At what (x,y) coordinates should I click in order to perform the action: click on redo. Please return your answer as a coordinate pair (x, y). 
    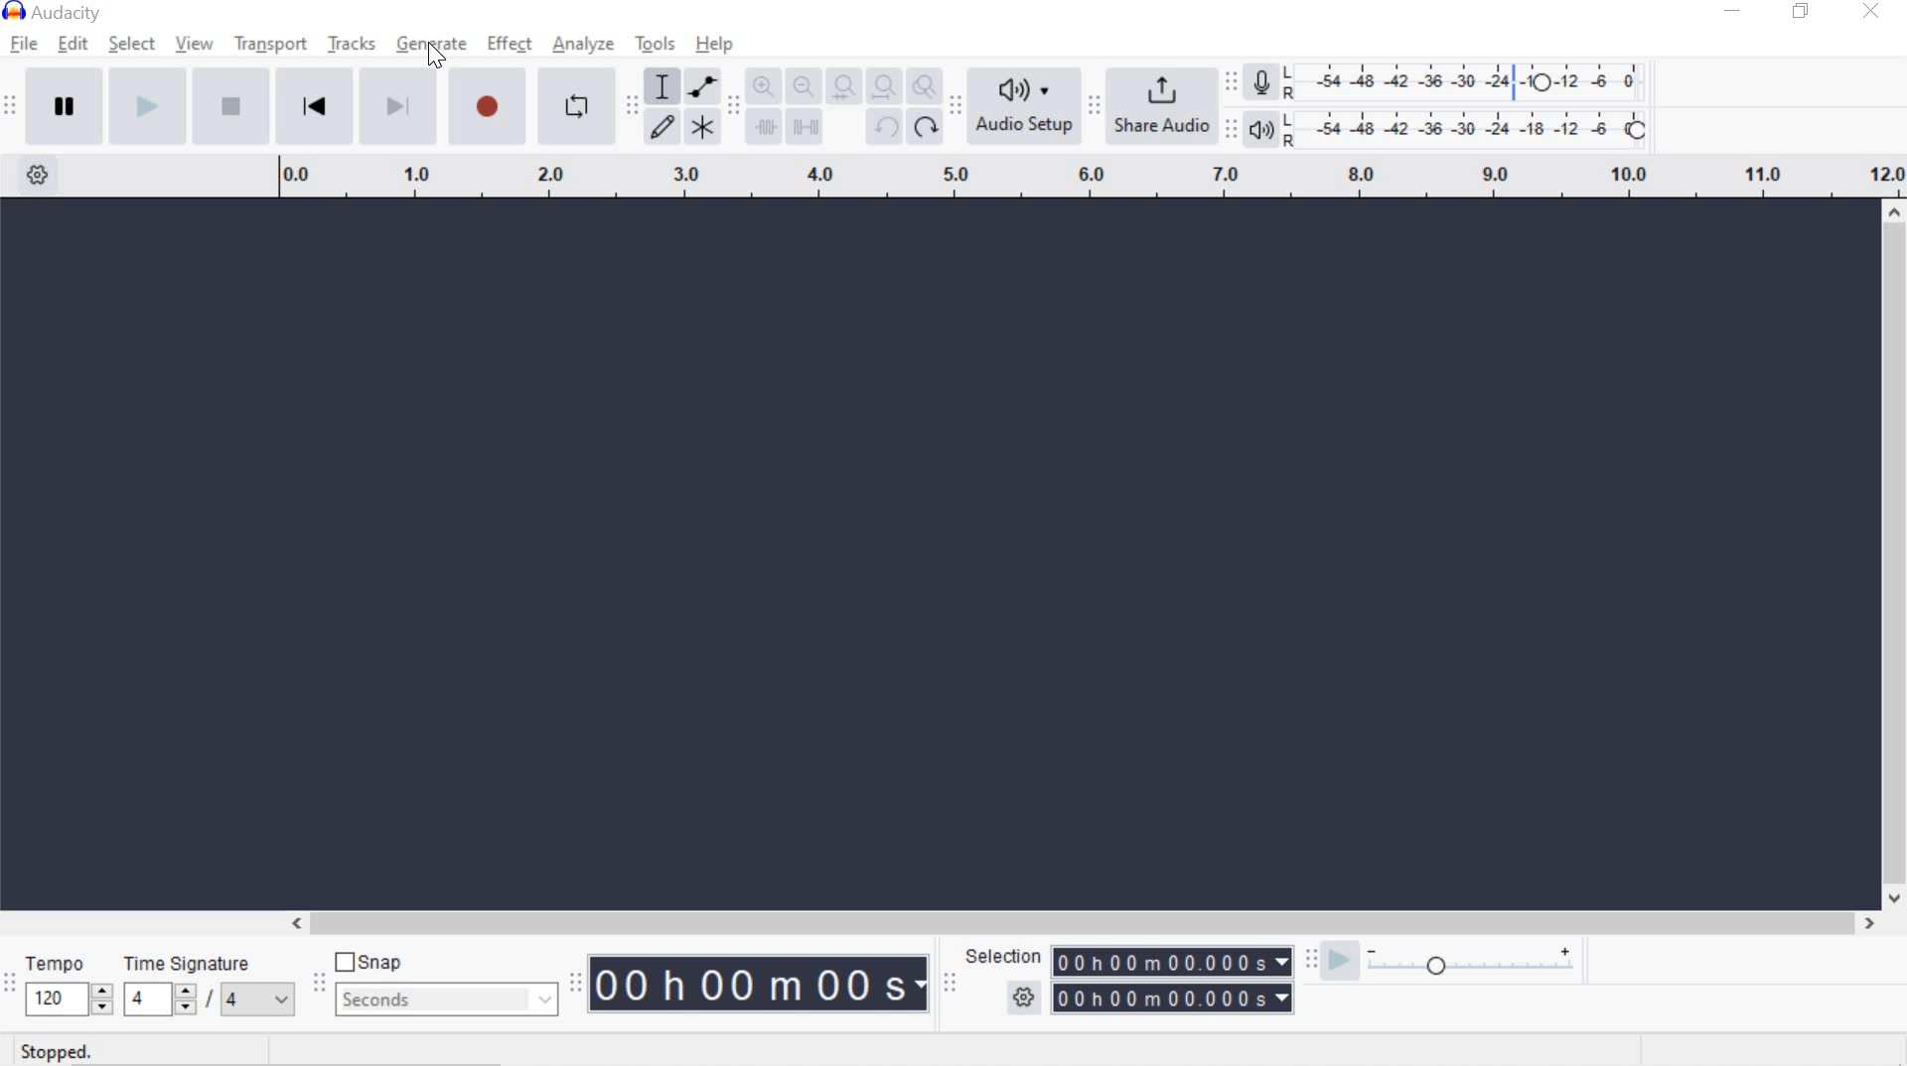
    Looking at the image, I should click on (925, 126).